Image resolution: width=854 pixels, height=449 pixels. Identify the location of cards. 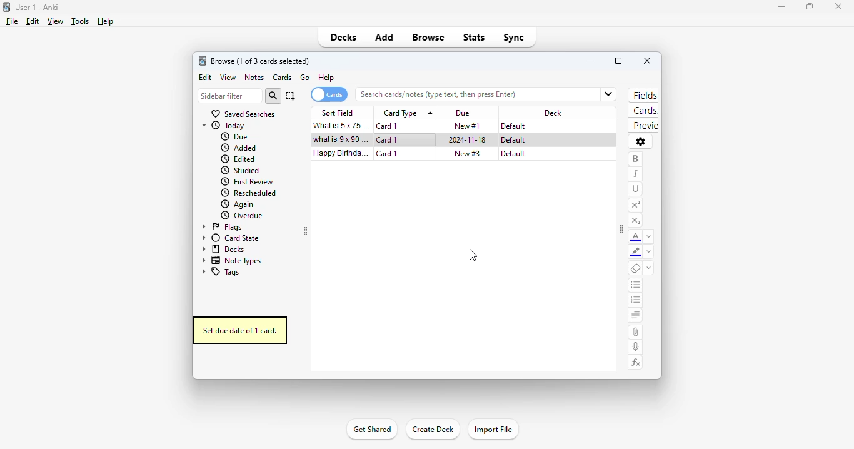
(328, 94).